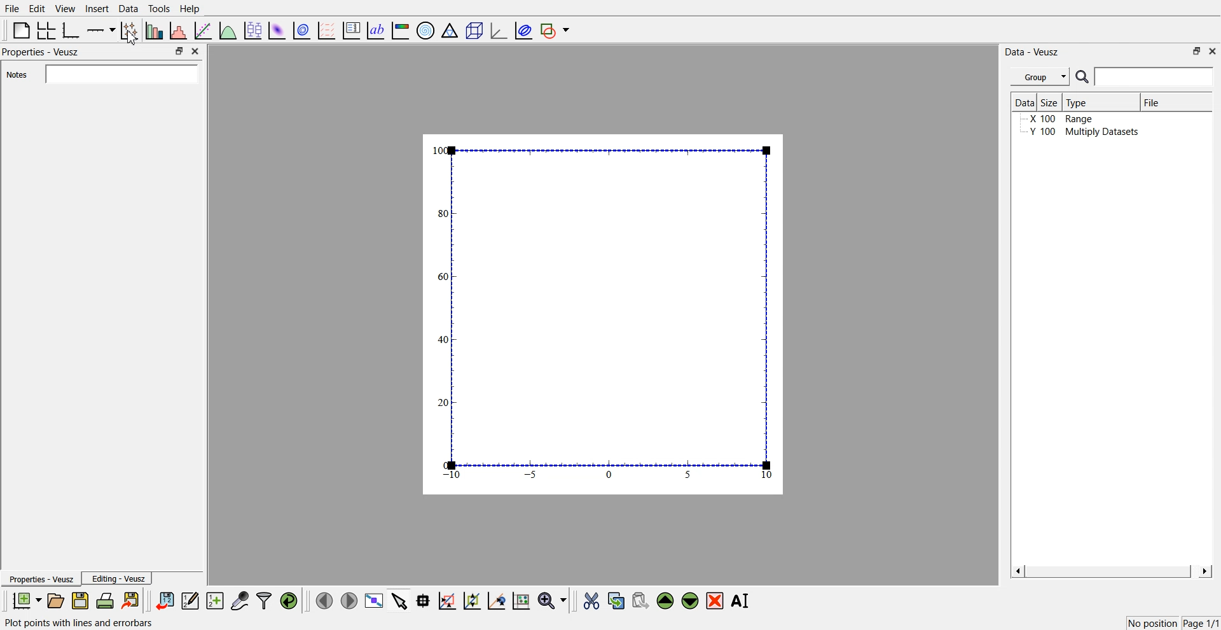 This screenshot has width=1221, height=630. I want to click on polar graph, so click(425, 32).